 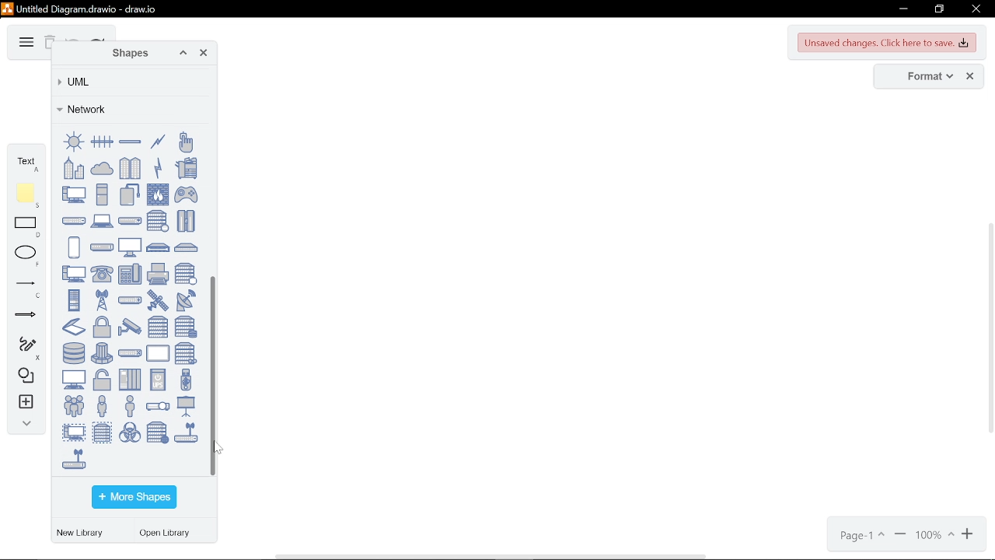 What do you see at coordinates (158, 194) in the screenshot?
I see `firewall` at bounding box center [158, 194].